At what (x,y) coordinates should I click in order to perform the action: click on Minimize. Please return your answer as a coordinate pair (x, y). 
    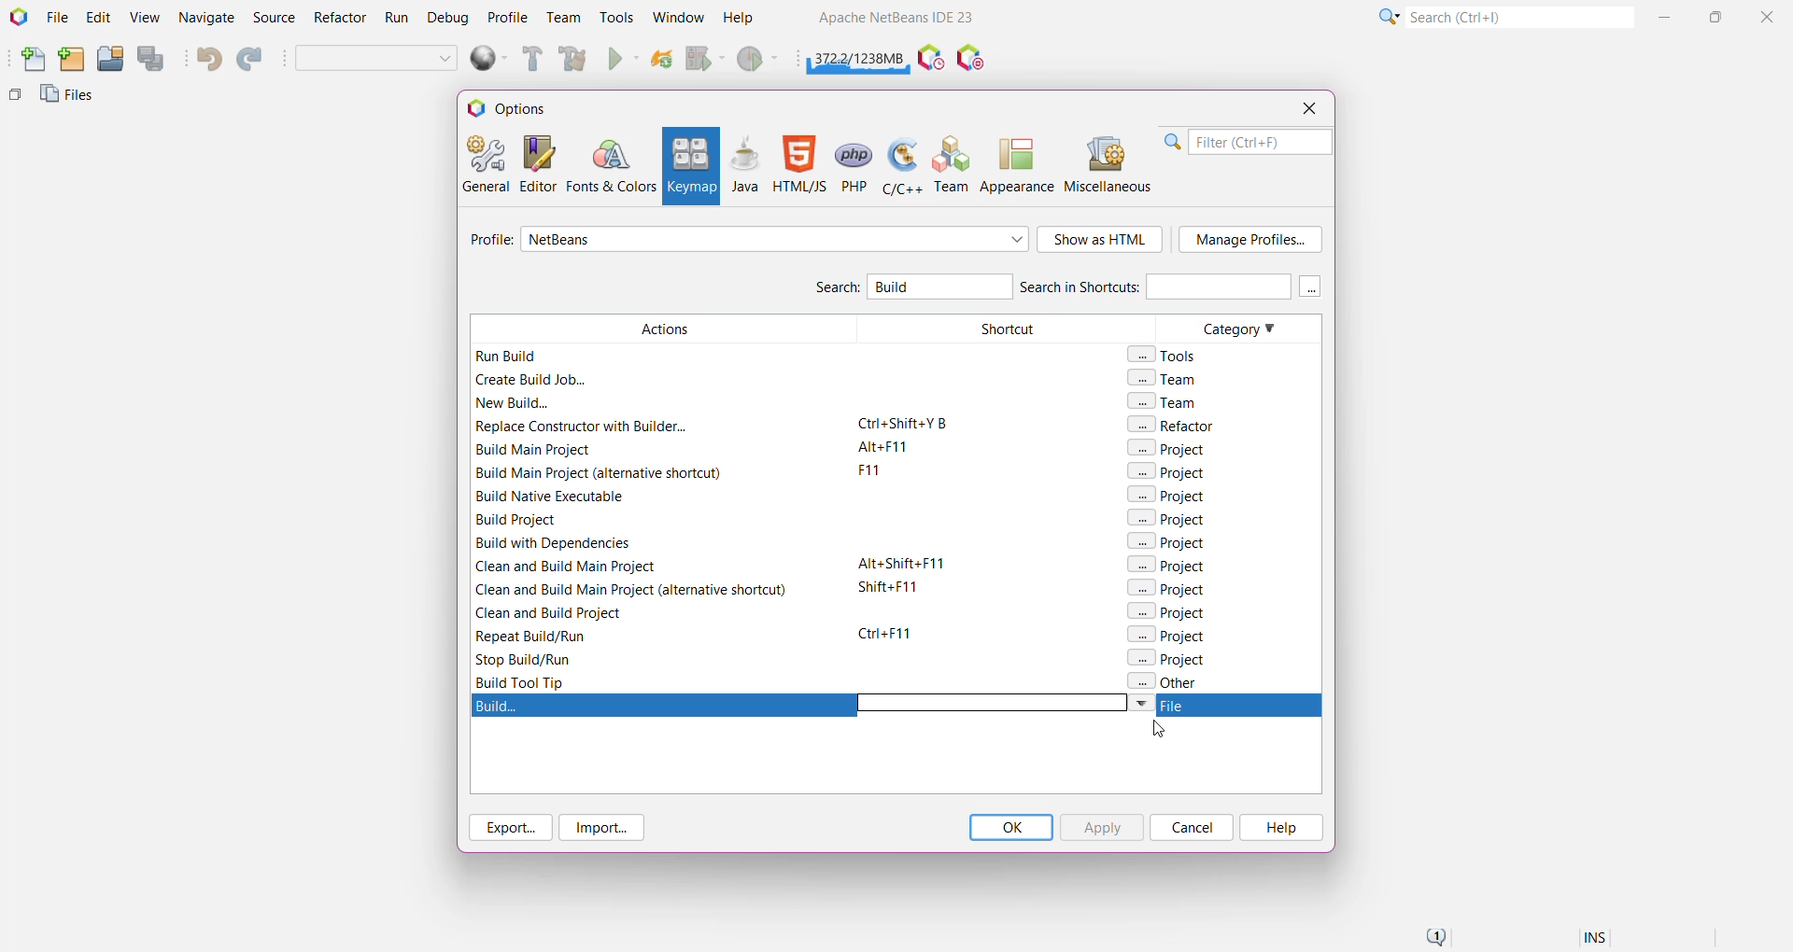
    Looking at the image, I should click on (1667, 17).